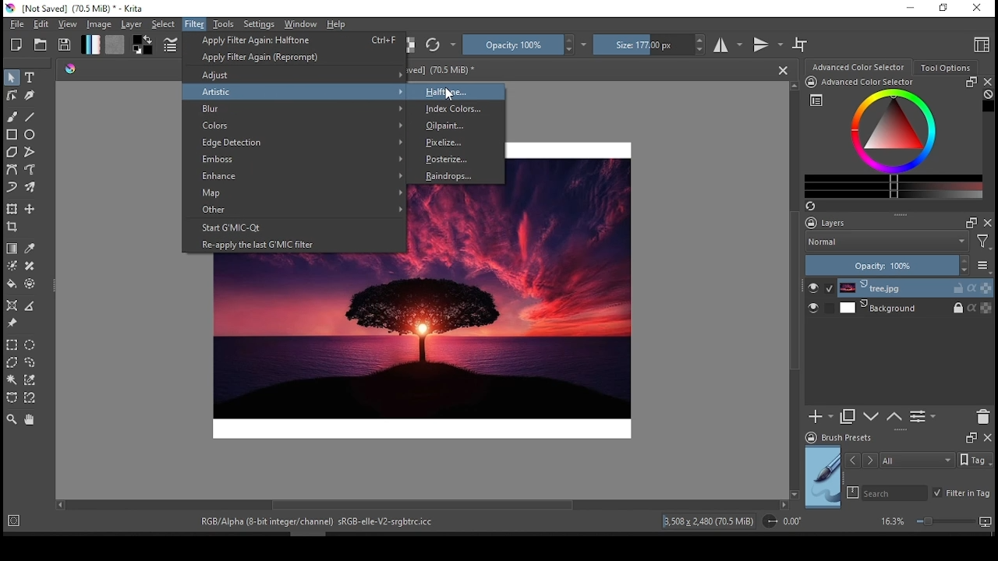  I want to click on pan tool, so click(30, 419).